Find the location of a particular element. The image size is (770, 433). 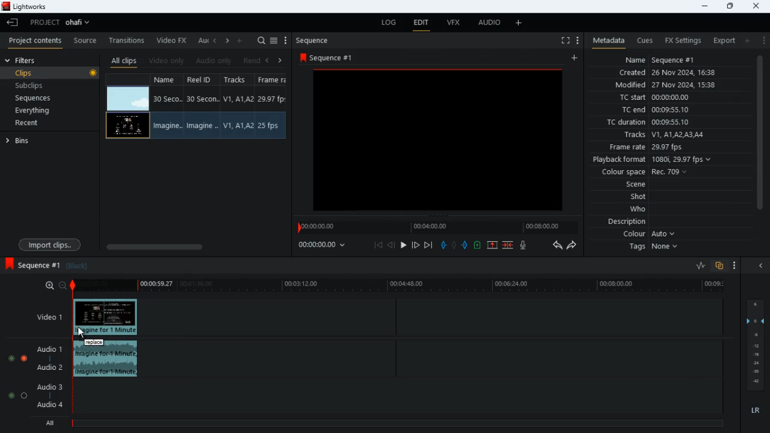

battery is located at coordinates (478, 246).